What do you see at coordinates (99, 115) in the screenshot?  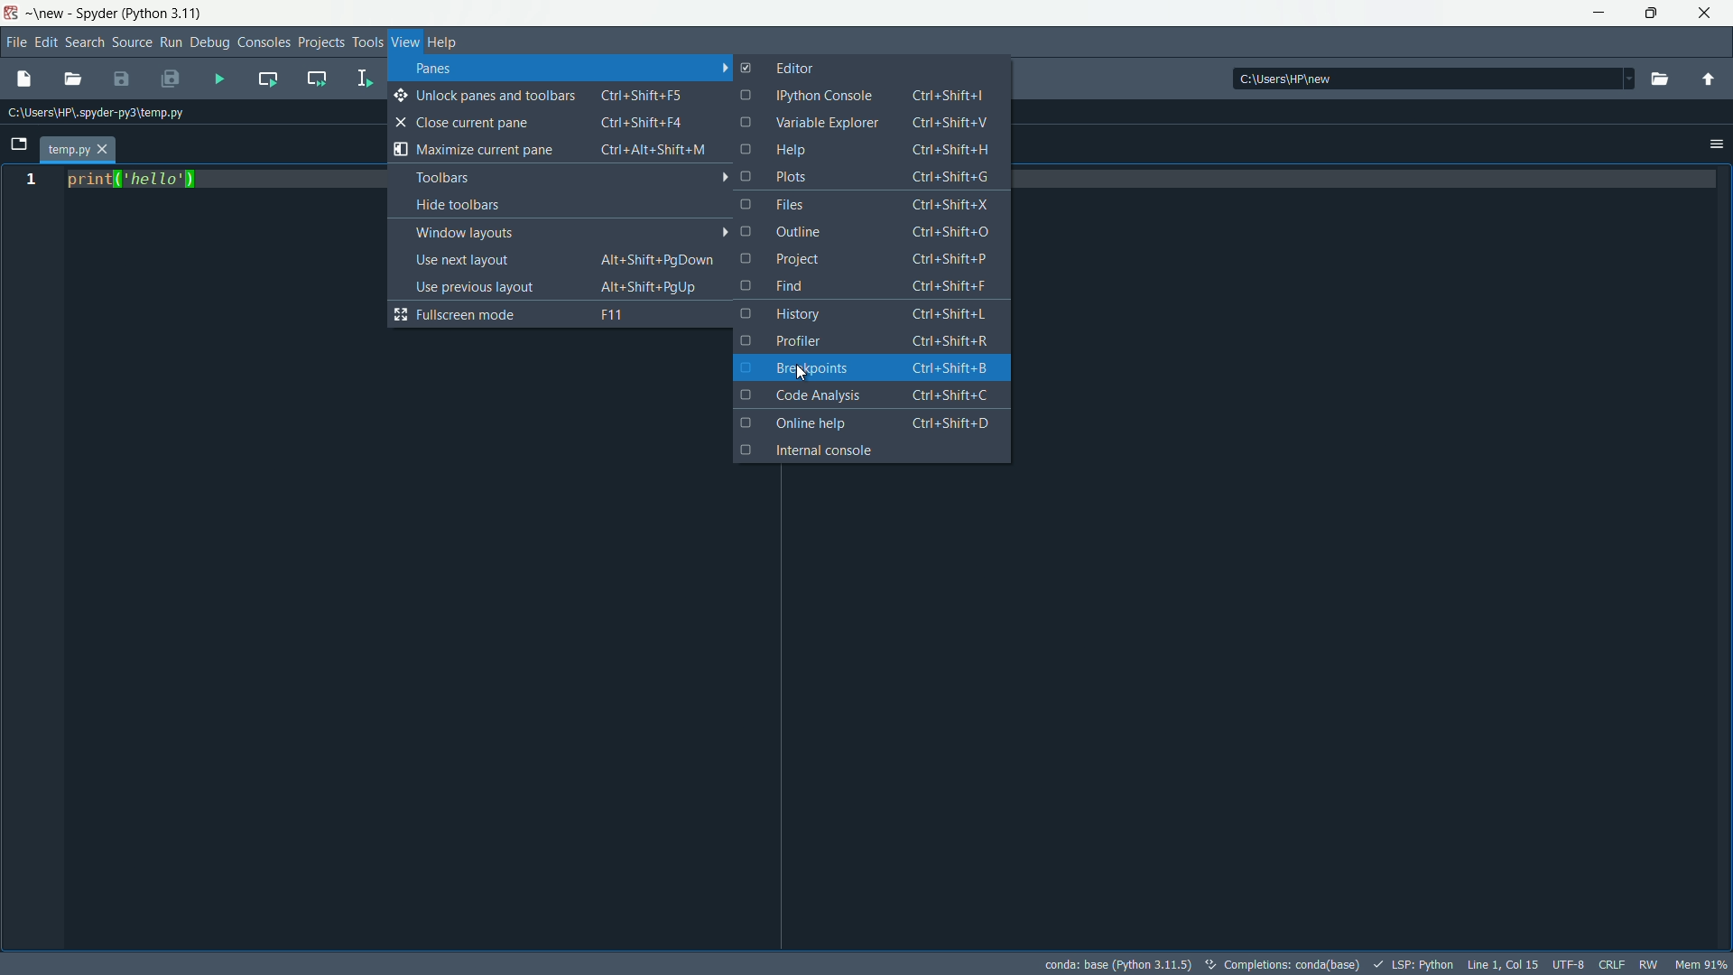 I see `c:\users\hp\.spyder-py3\temp.py` at bounding box center [99, 115].